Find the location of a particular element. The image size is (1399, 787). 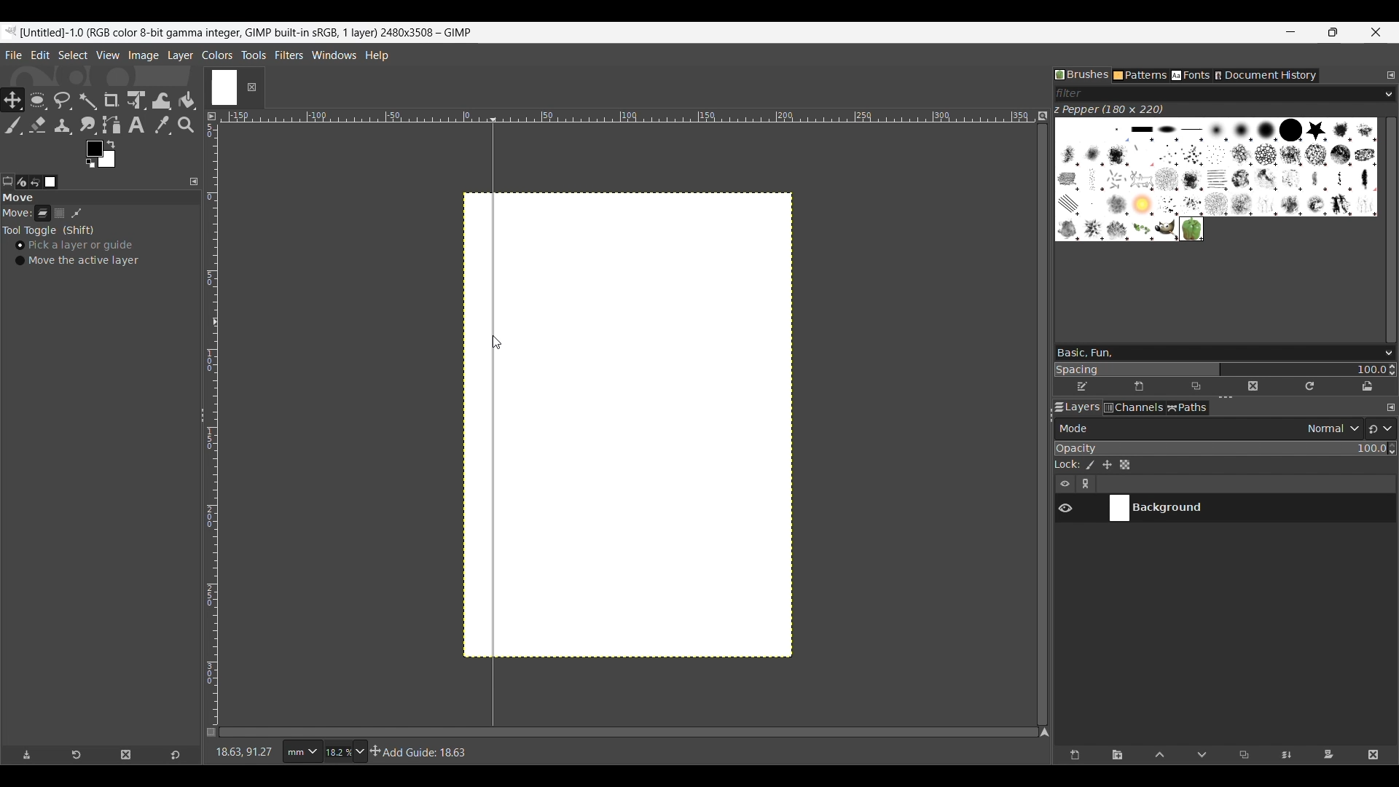

Navigate the image display is located at coordinates (1044, 732).